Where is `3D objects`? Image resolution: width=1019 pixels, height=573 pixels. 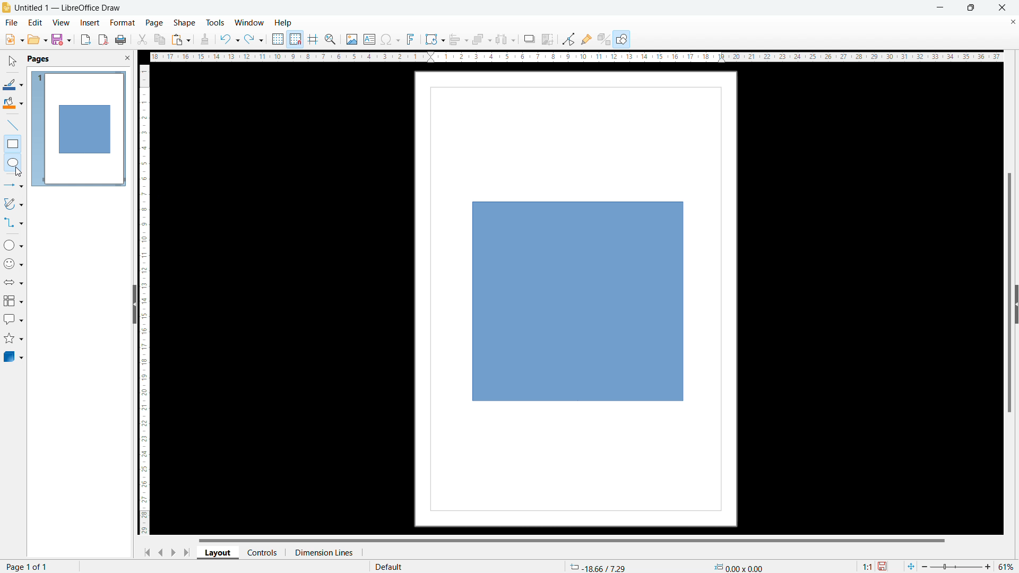
3D objects is located at coordinates (13, 356).